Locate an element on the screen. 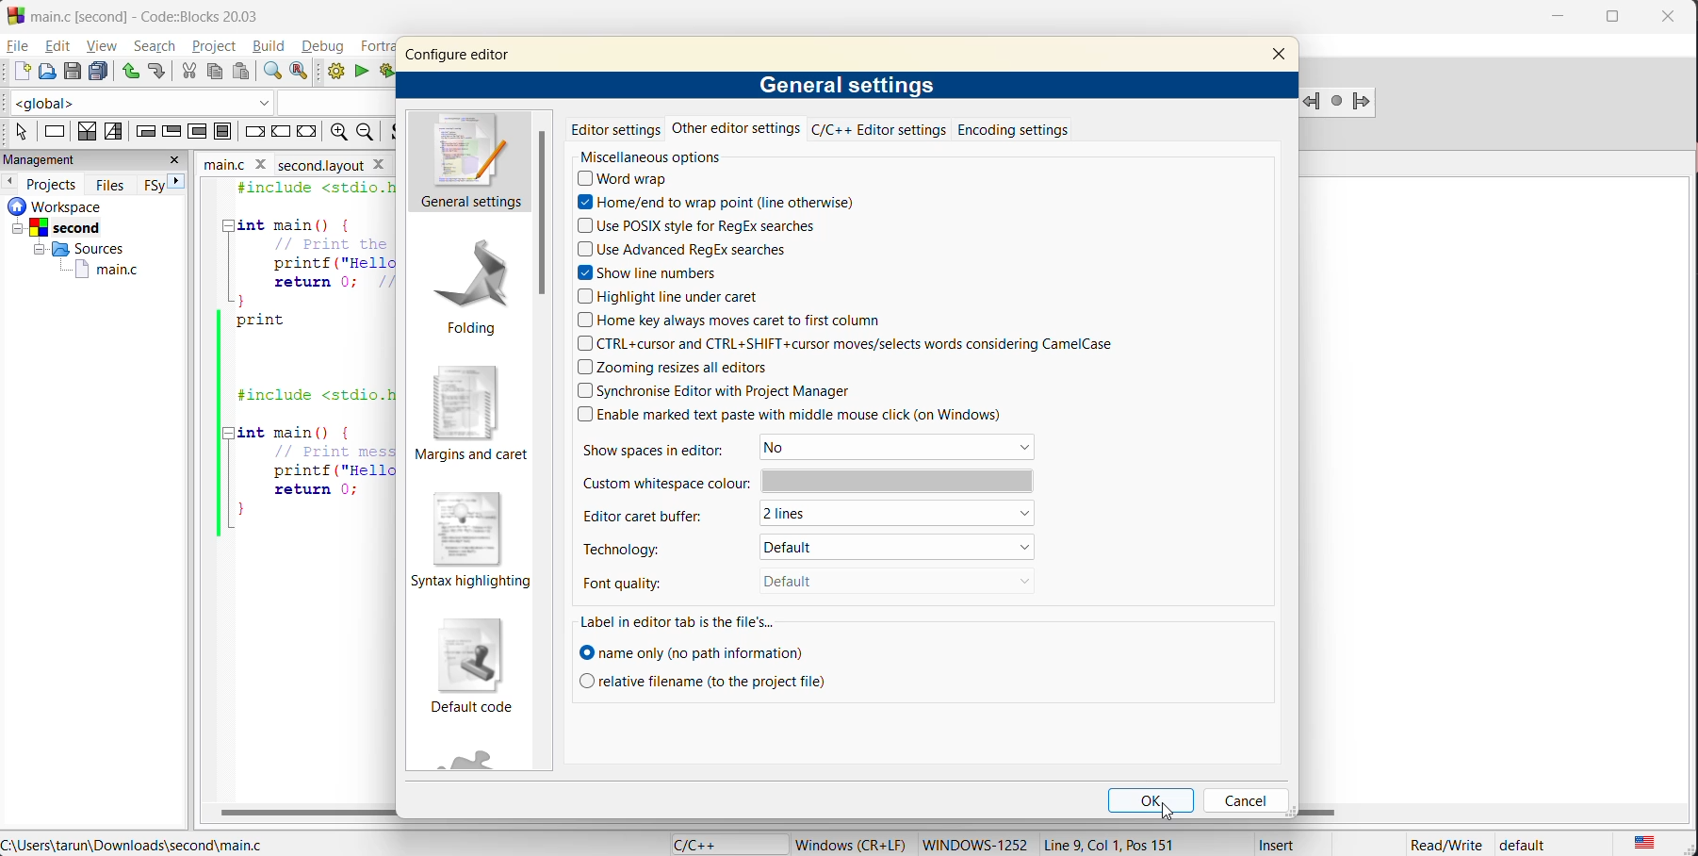 The width and height of the screenshot is (1698, 856). new is located at coordinates (18, 73).